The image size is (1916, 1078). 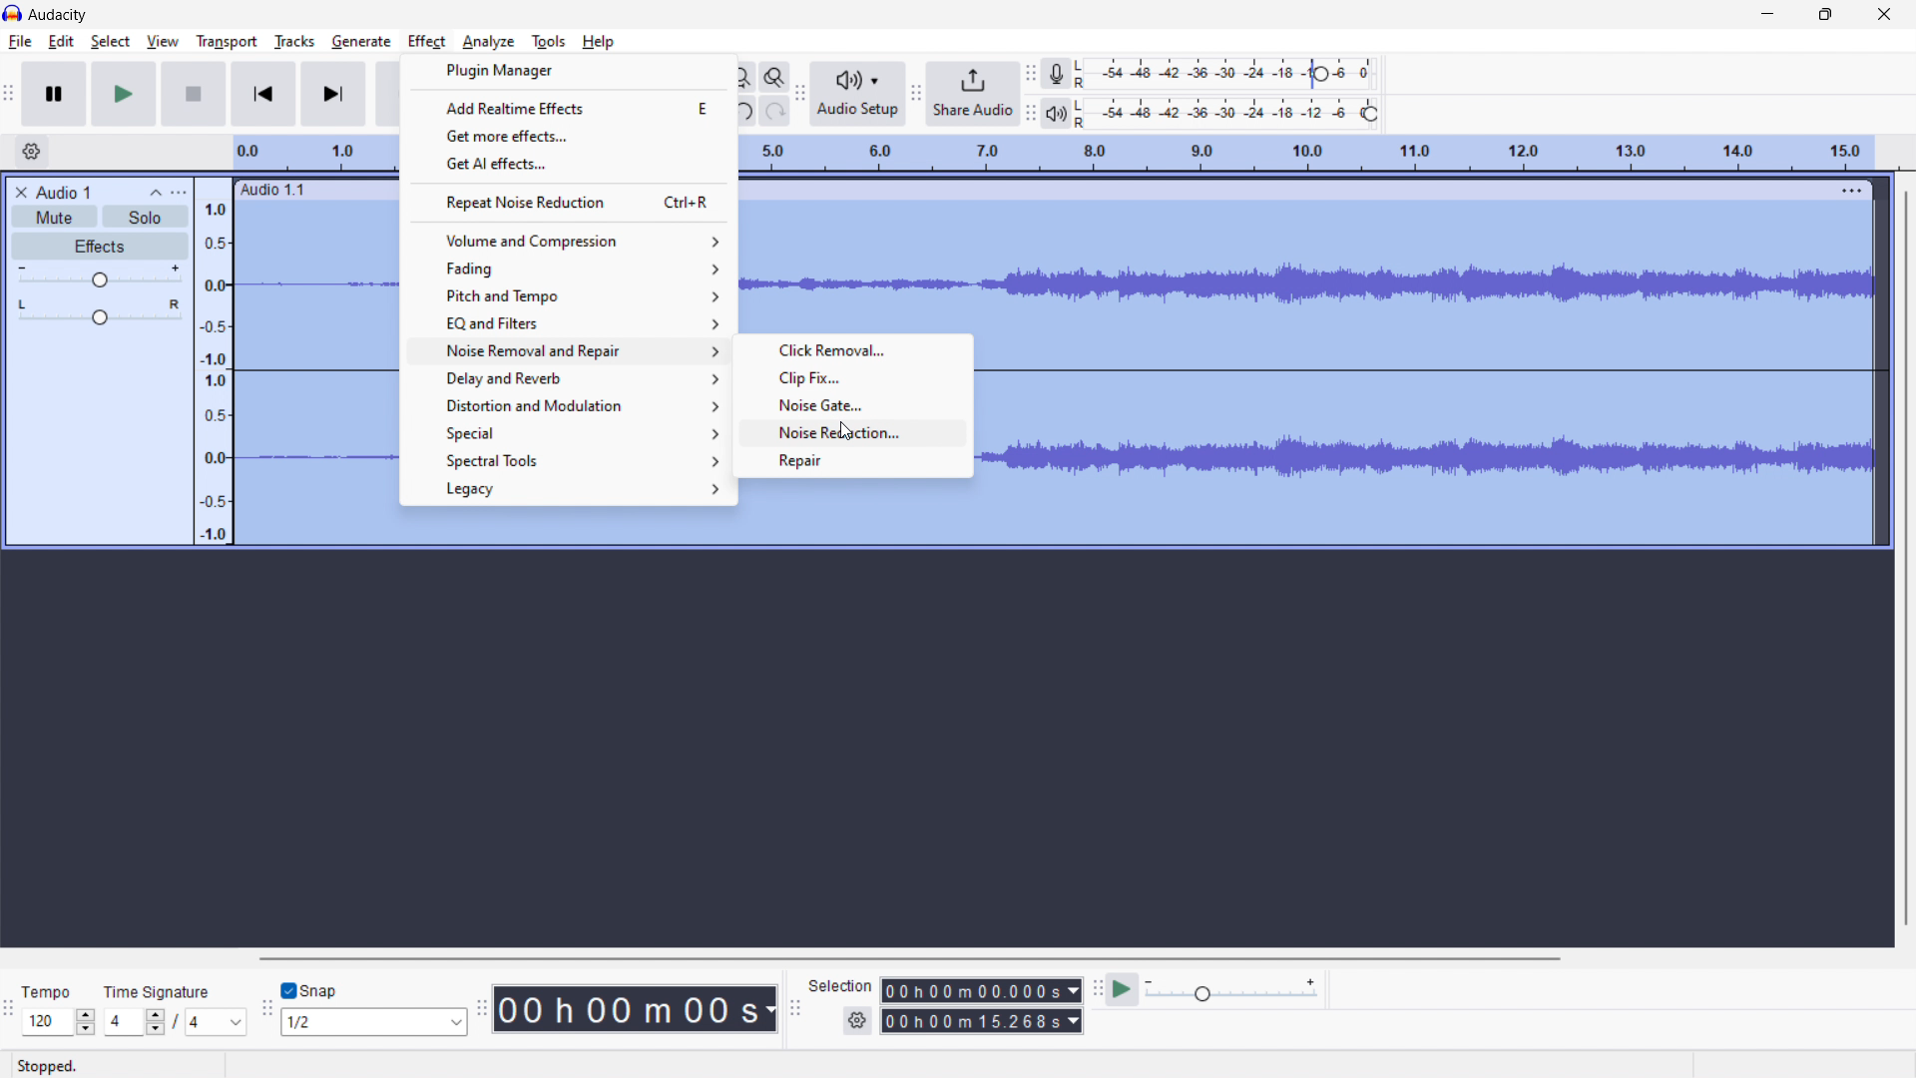 What do you see at coordinates (799, 94) in the screenshot?
I see `audio setup toolbar` at bounding box center [799, 94].